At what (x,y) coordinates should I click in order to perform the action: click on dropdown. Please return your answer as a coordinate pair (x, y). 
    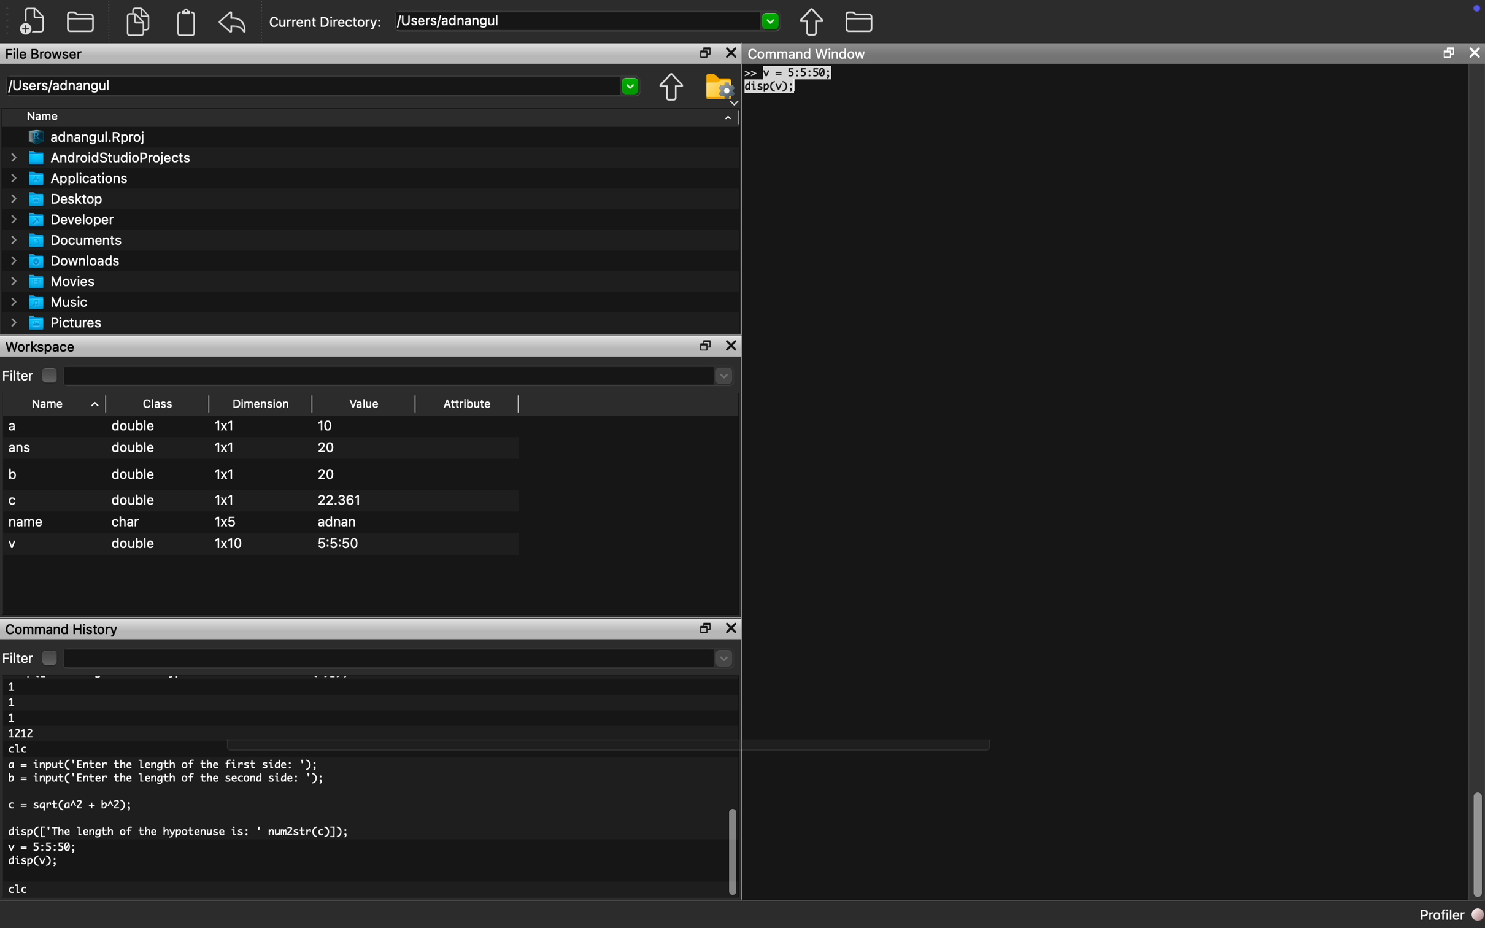
    Looking at the image, I should click on (724, 659).